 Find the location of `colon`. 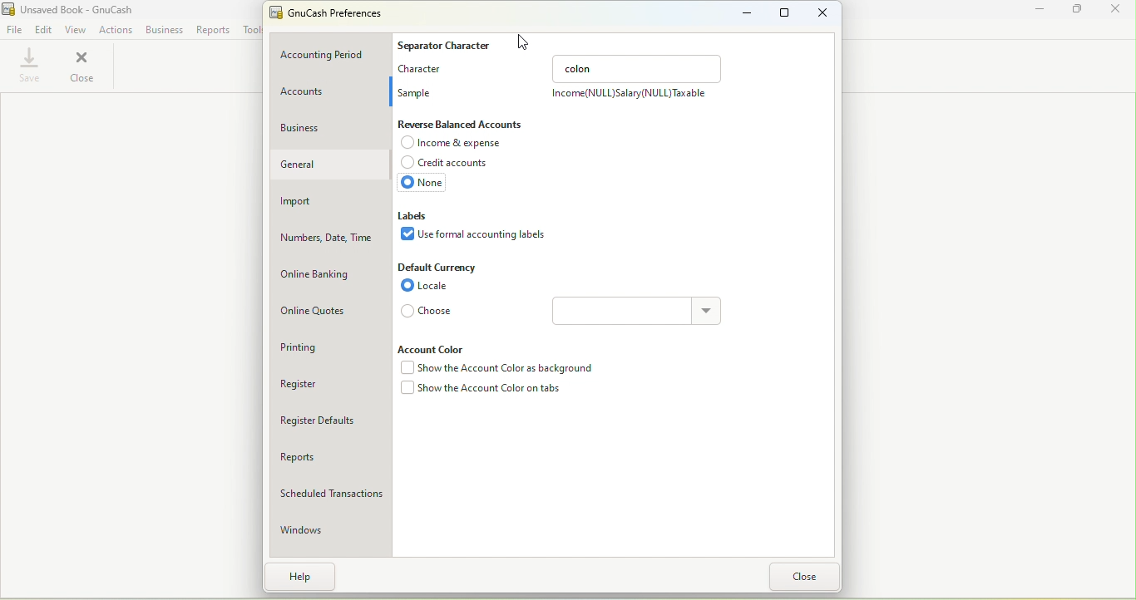

colon is located at coordinates (638, 67).